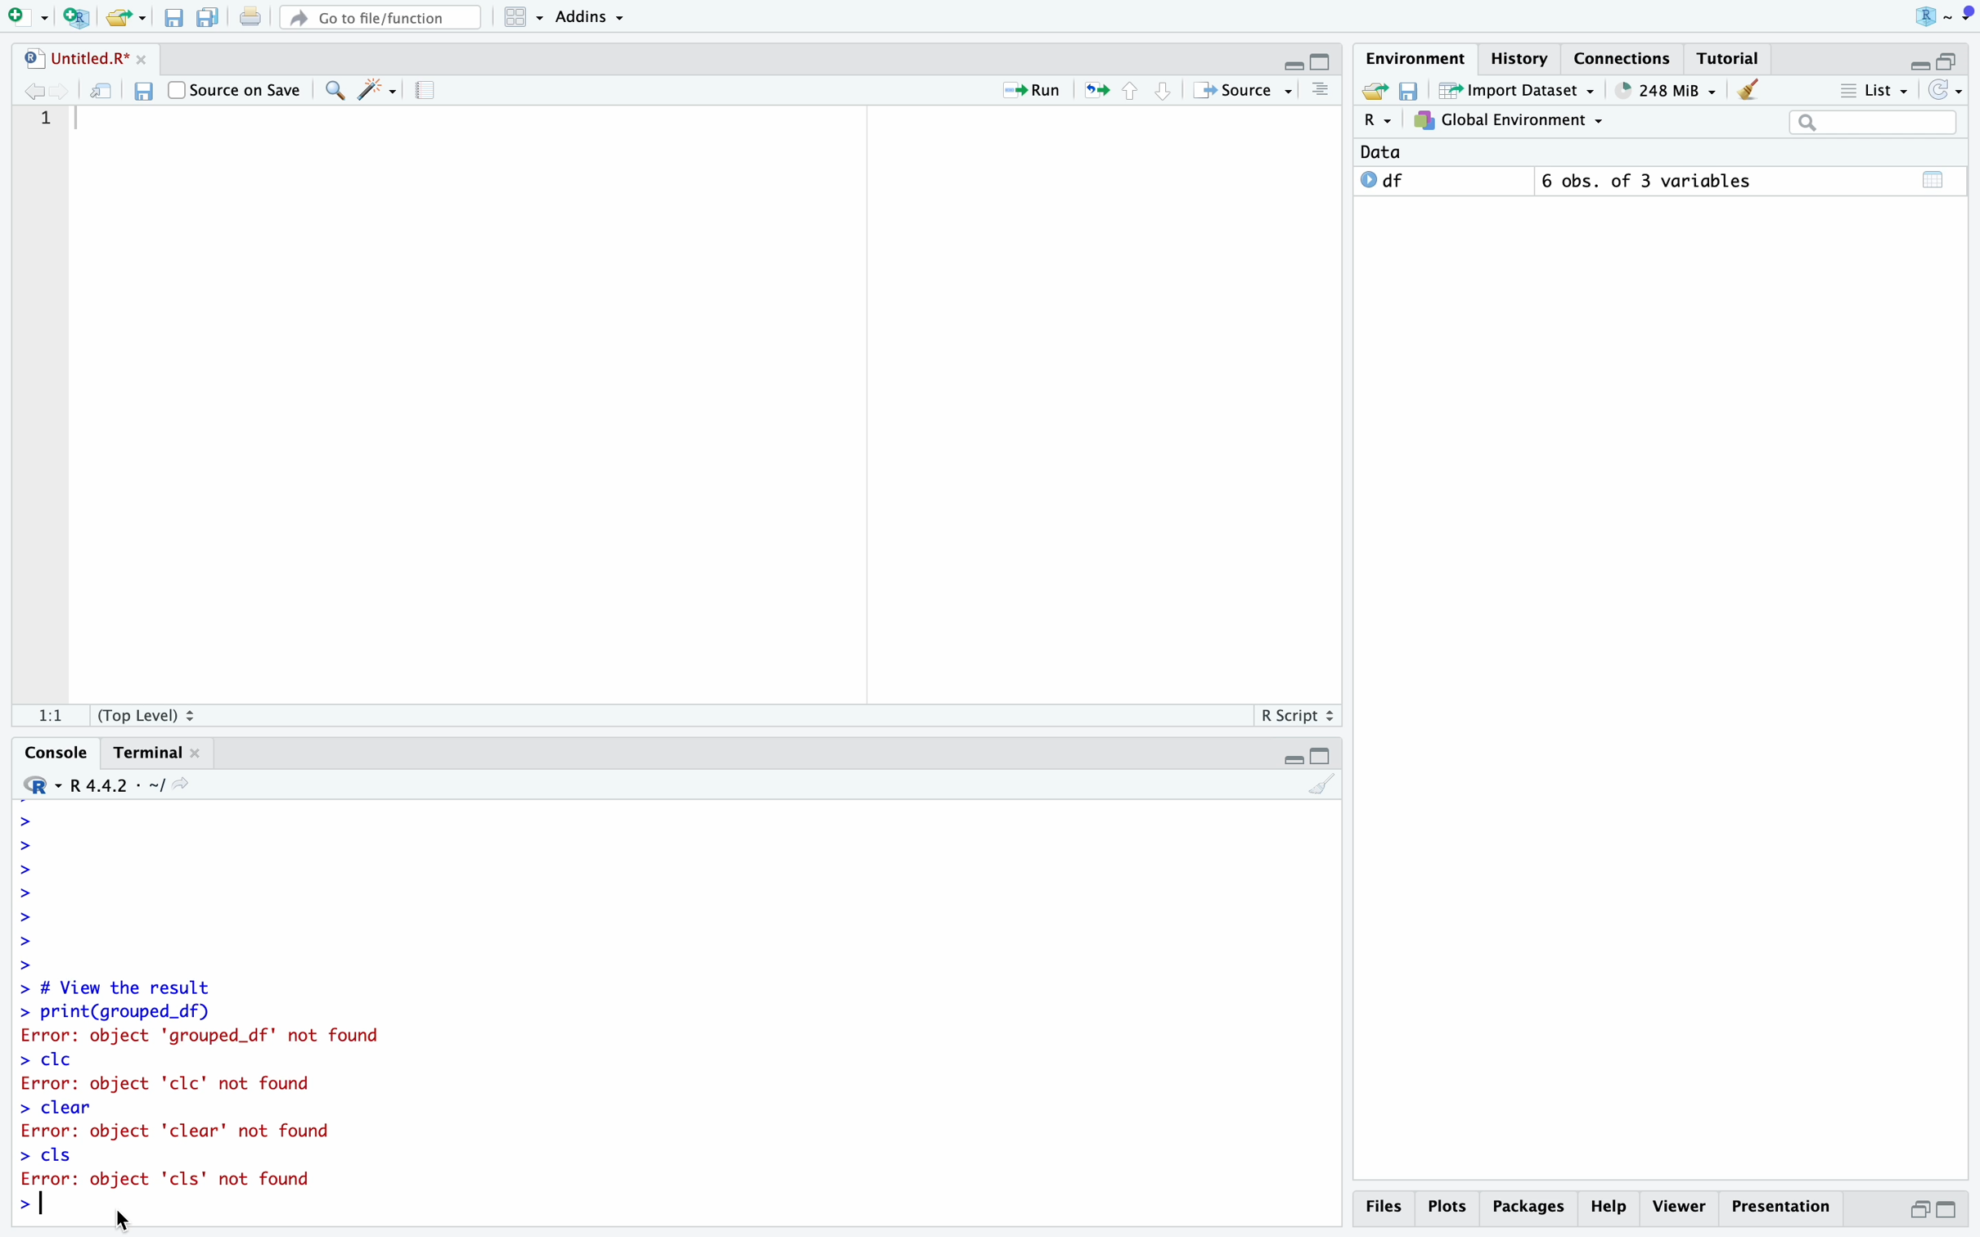  I want to click on Addins, so click(589, 16).